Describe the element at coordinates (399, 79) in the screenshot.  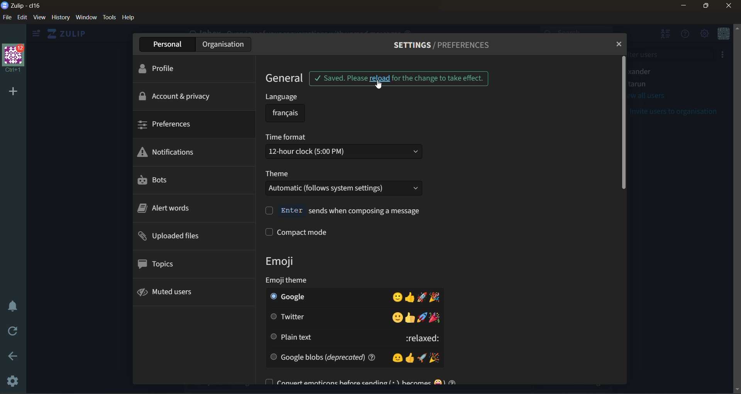
I see `language change notification` at that location.